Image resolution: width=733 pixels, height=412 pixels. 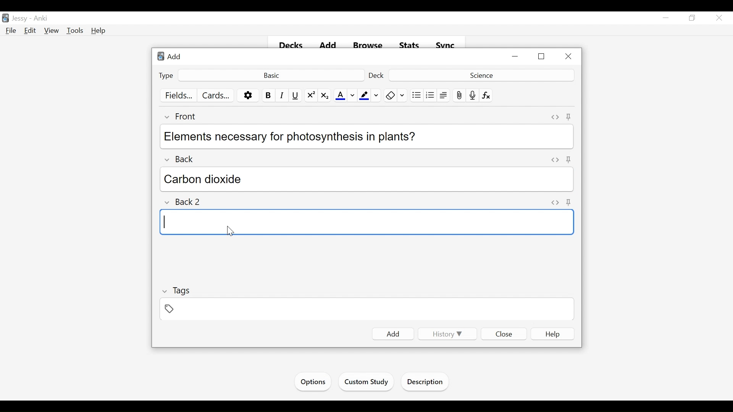 What do you see at coordinates (184, 157) in the screenshot?
I see `Back` at bounding box center [184, 157].